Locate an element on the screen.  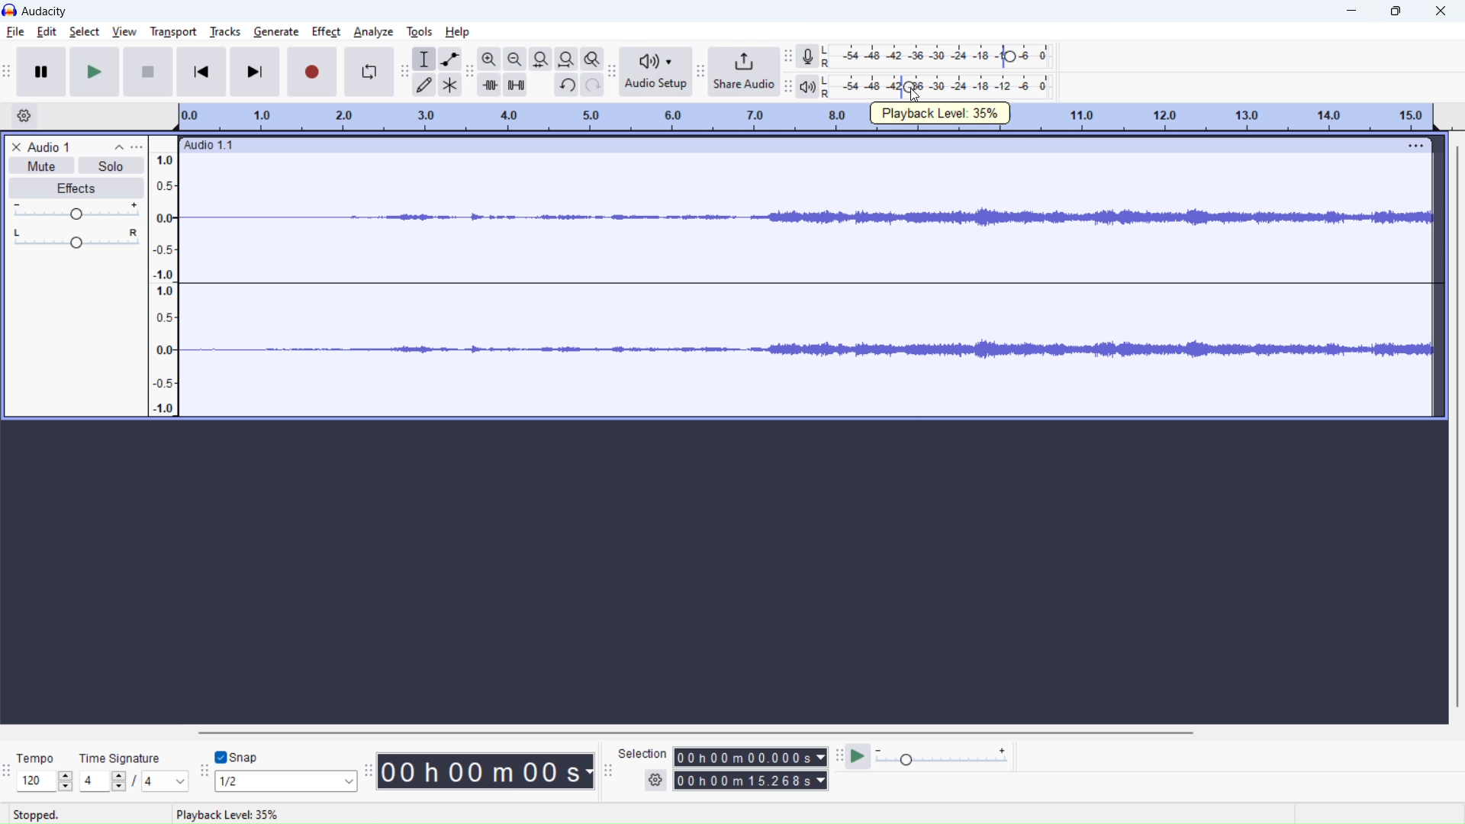
playback meter is located at coordinates (807, 86).